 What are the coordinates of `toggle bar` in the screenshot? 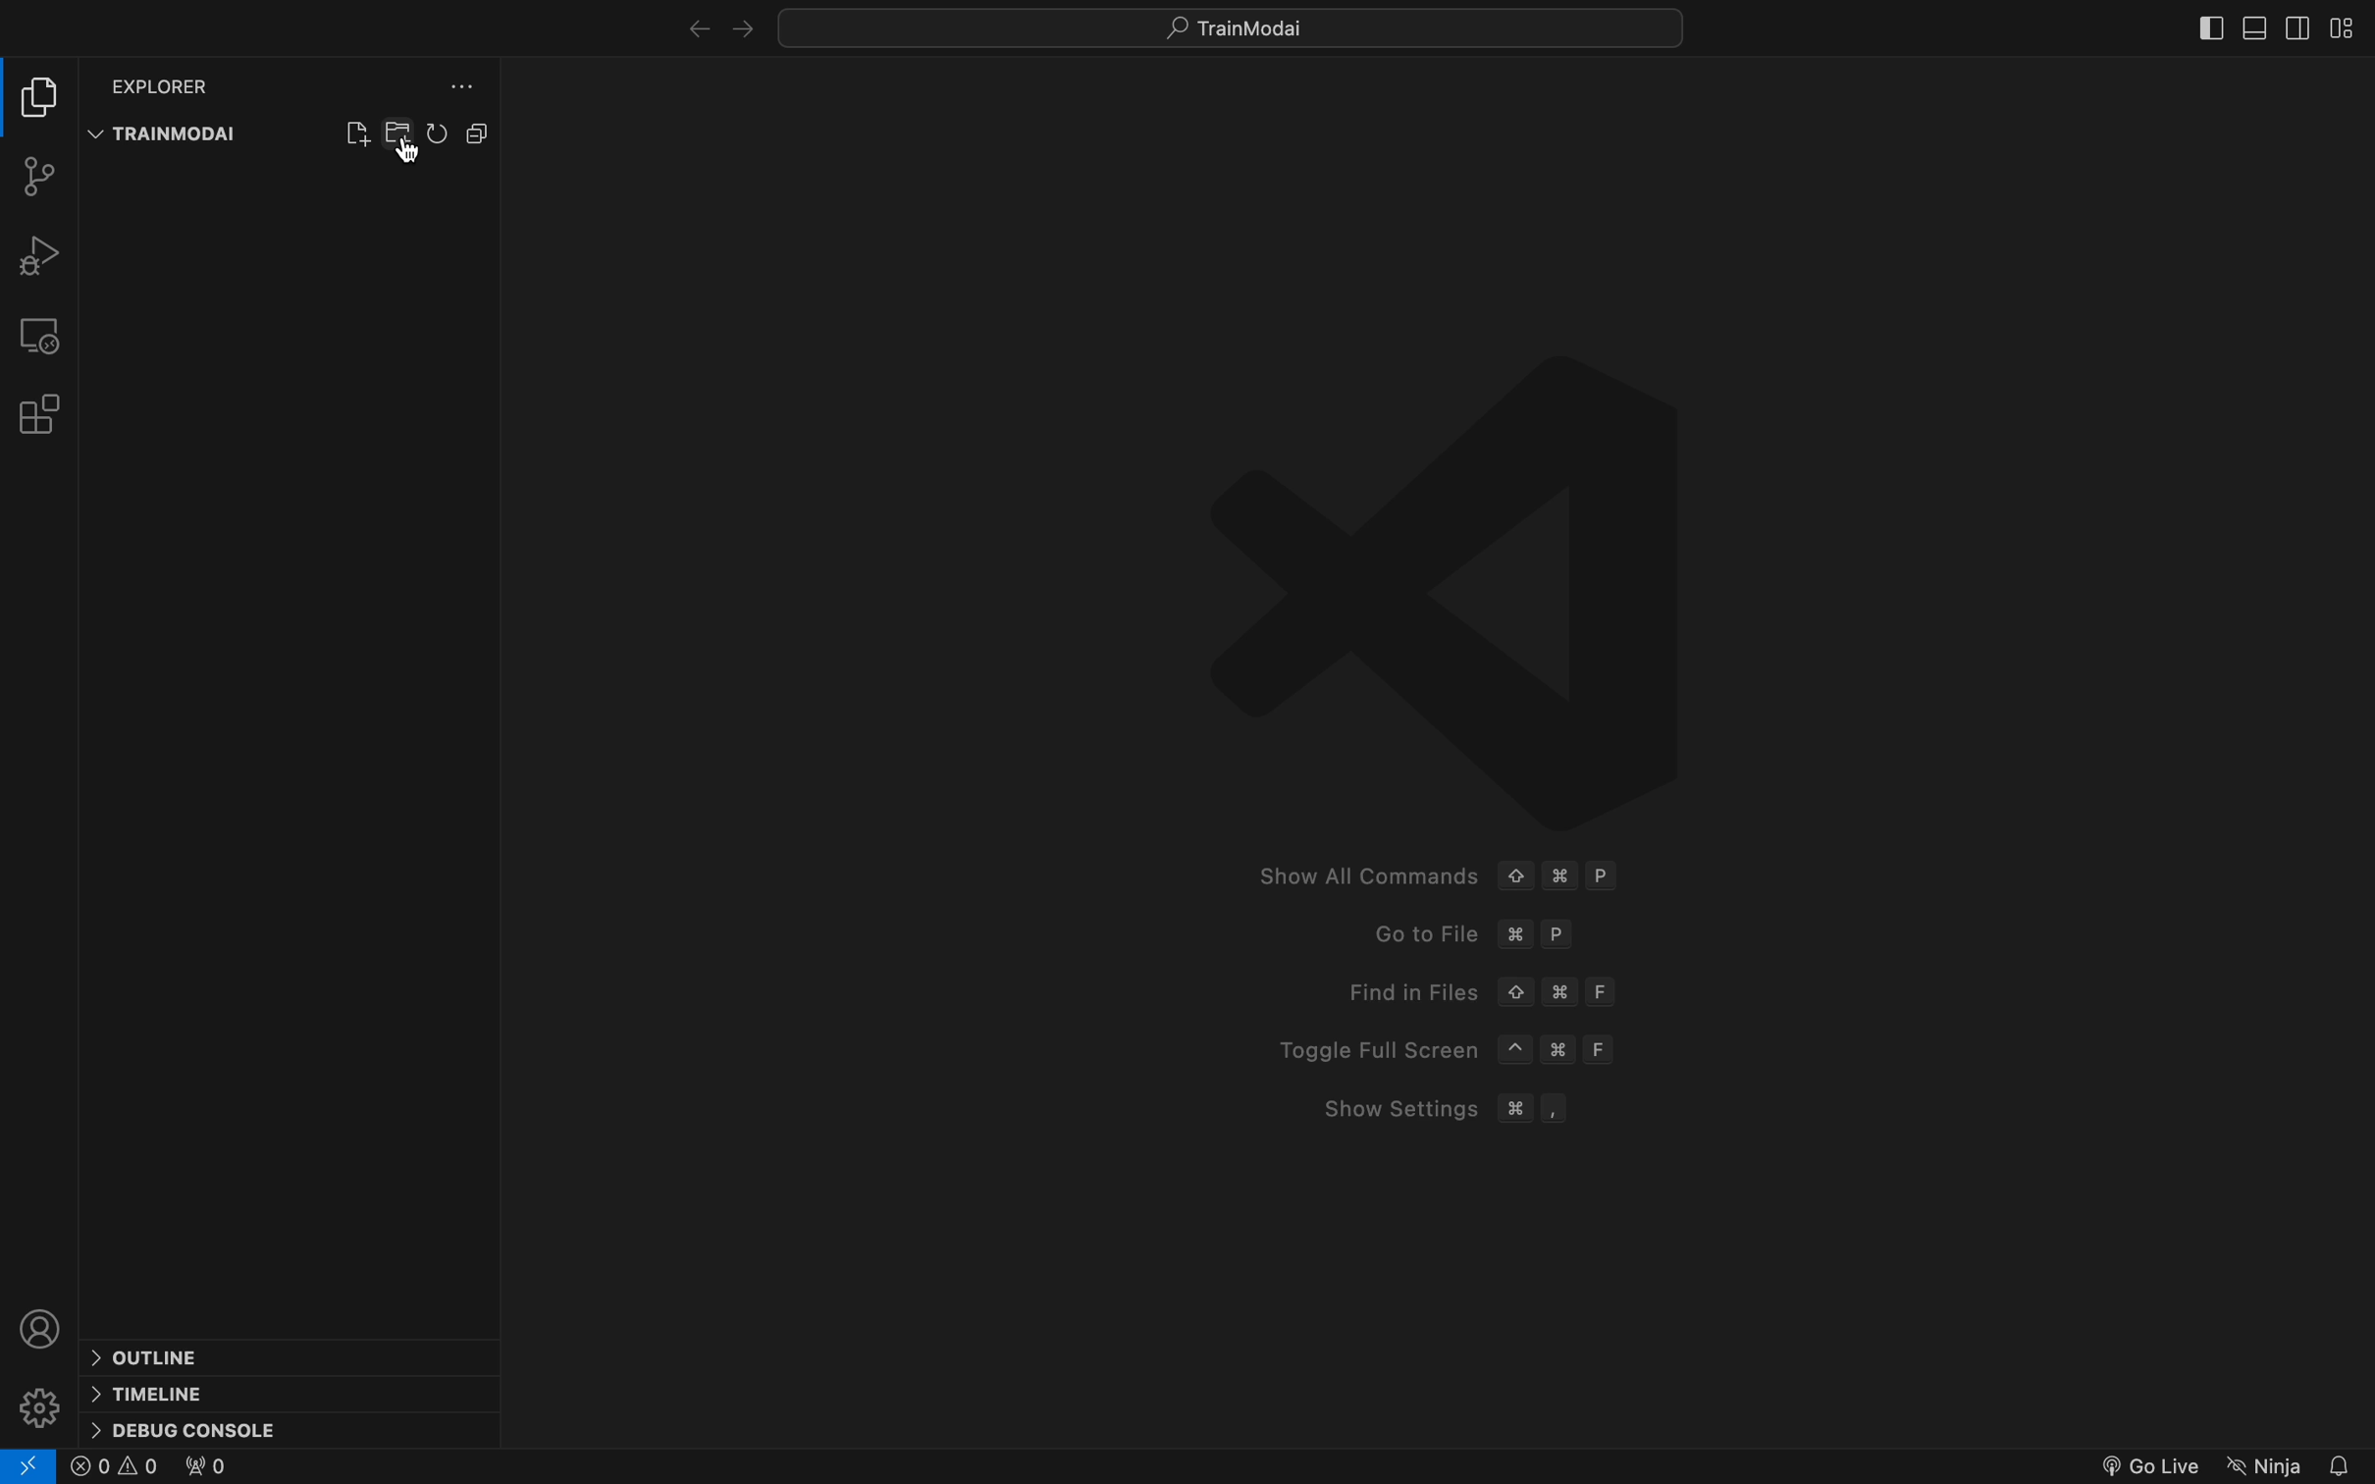 It's located at (2211, 26).